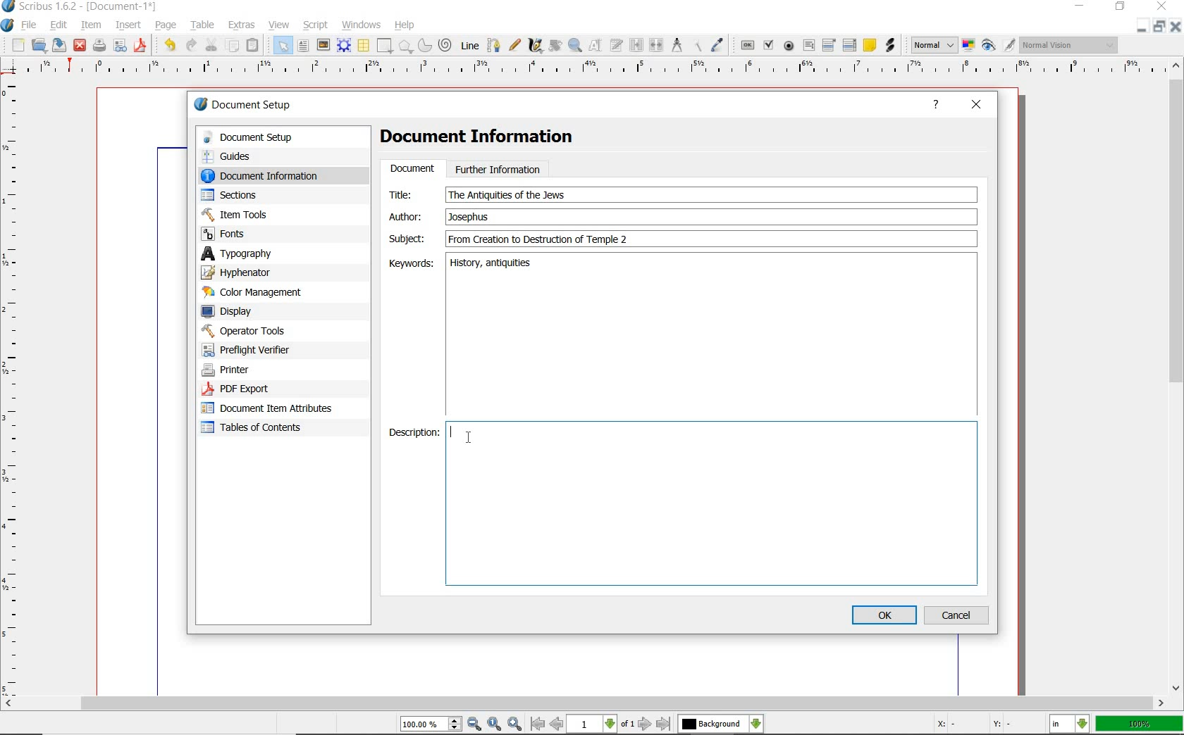 The height and width of the screenshot is (735, 1184). I want to click on page, so click(168, 25).